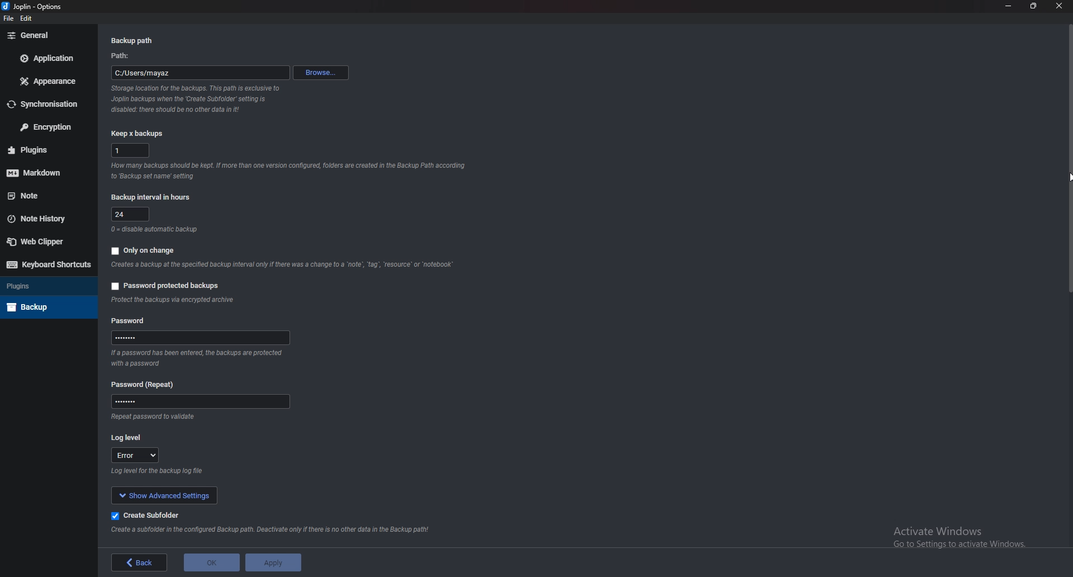  Describe the element at coordinates (1063, 178) in the screenshot. I see `cursor` at that location.